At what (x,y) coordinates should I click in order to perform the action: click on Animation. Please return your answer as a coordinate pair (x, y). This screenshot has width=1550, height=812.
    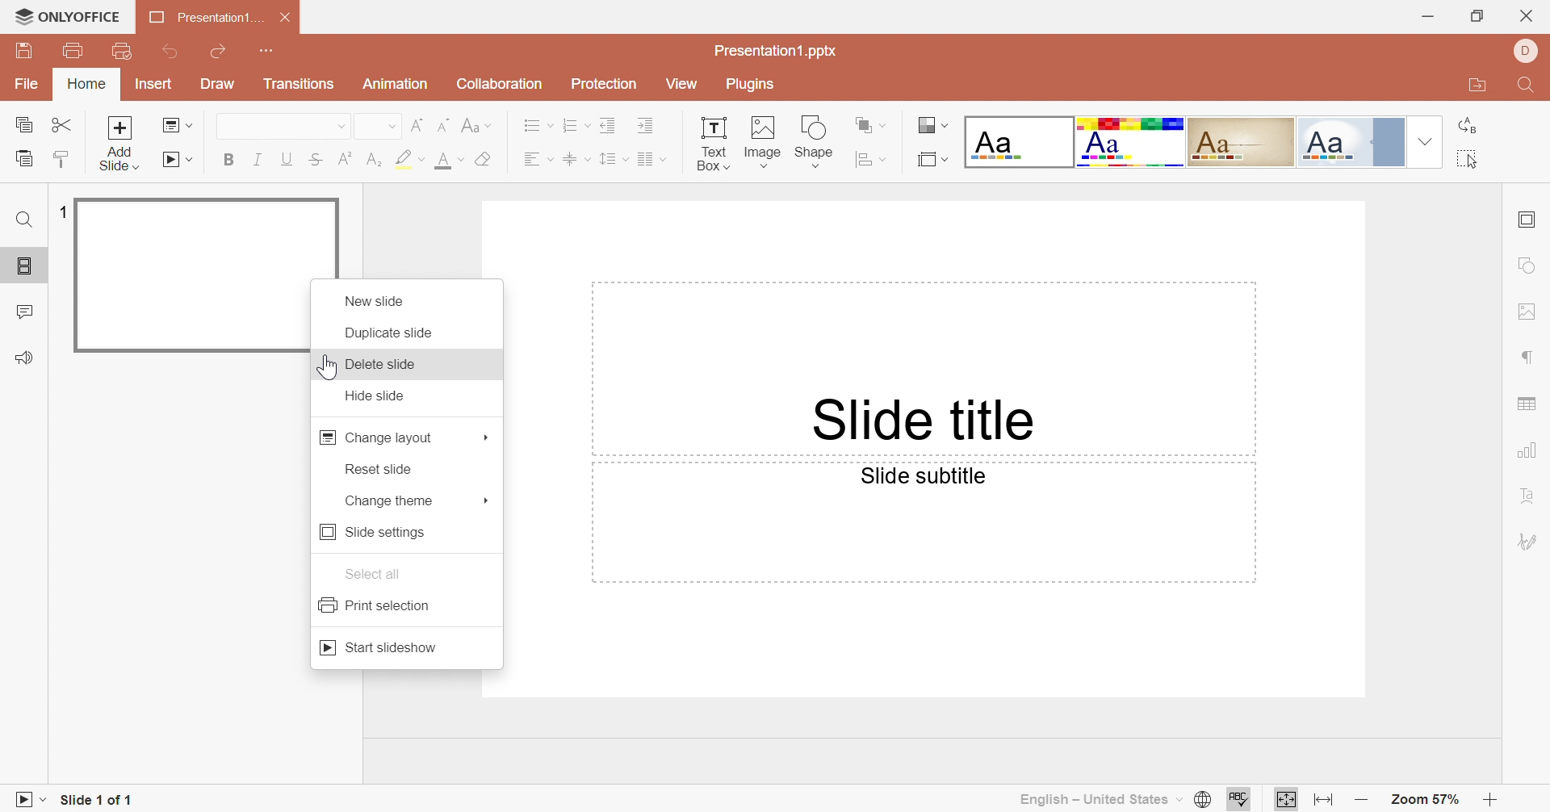
    Looking at the image, I should click on (396, 84).